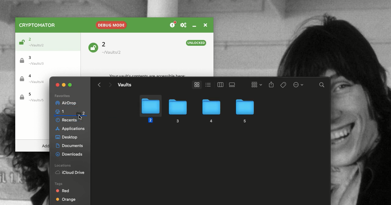 This screenshot has width=391, height=205. Describe the element at coordinates (35, 60) in the screenshot. I see `Vault 3` at that location.